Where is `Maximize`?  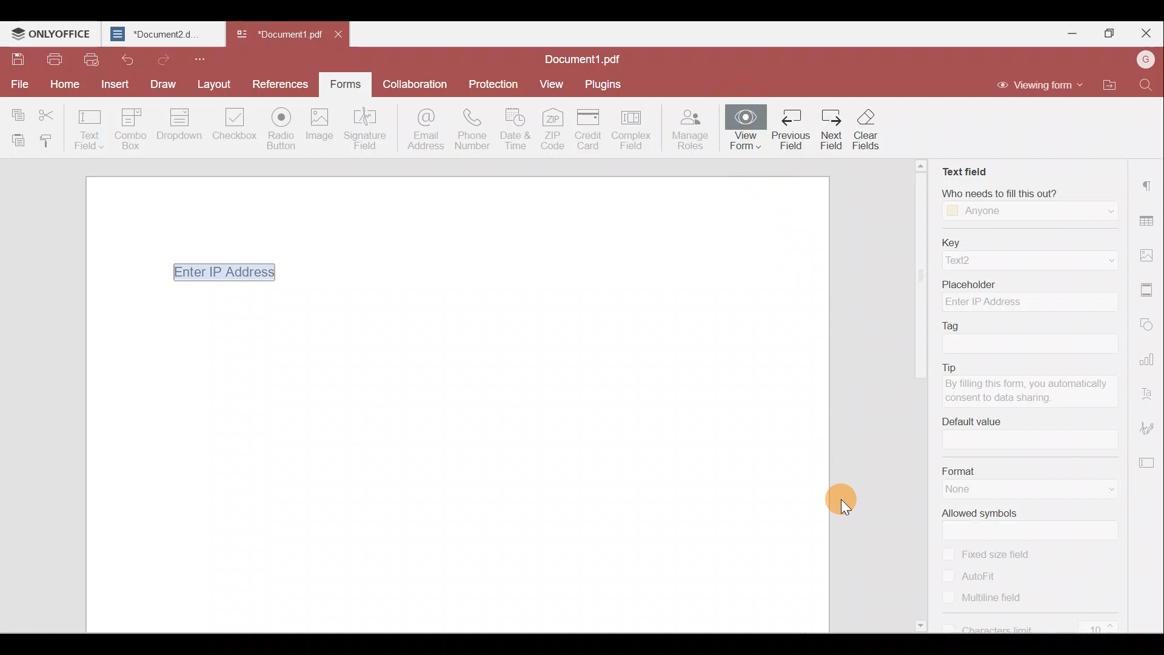
Maximize is located at coordinates (1109, 30).